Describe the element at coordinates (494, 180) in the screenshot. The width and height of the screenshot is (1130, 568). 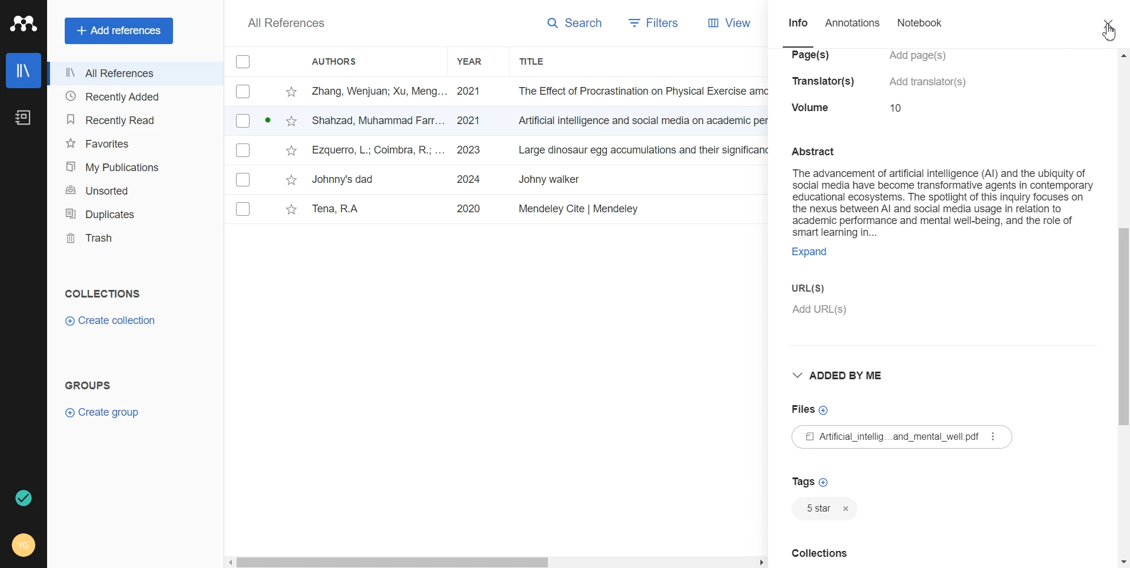
I see `File` at that location.